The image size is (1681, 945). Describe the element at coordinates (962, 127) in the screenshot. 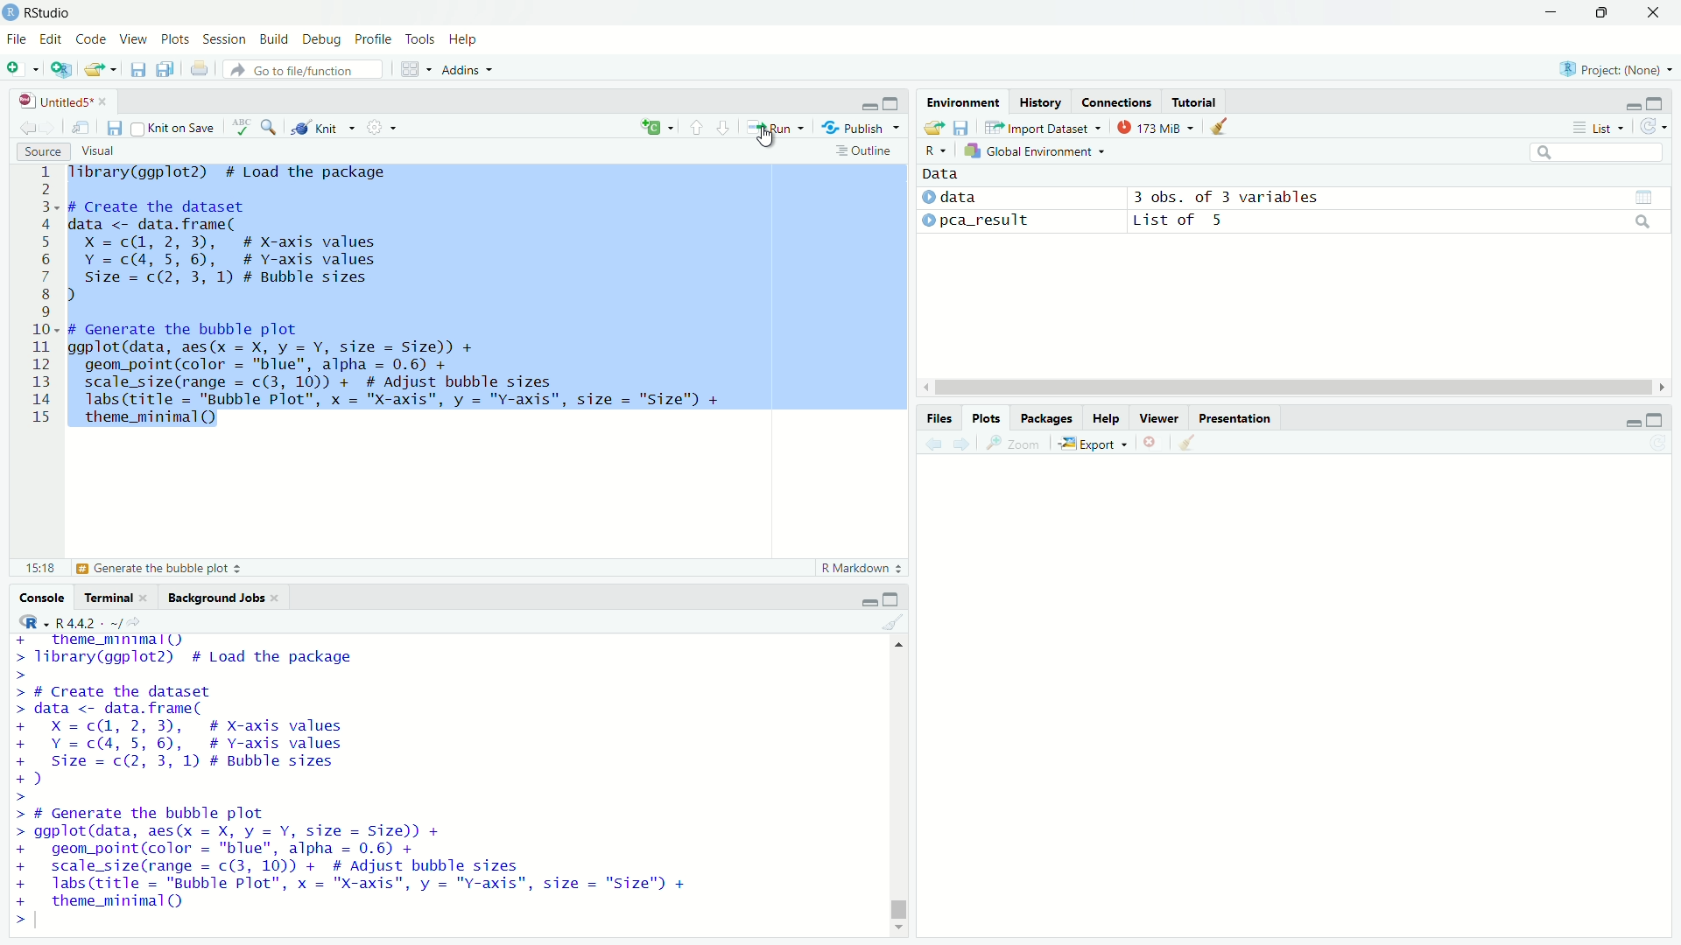

I see `save workspace as` at that location.